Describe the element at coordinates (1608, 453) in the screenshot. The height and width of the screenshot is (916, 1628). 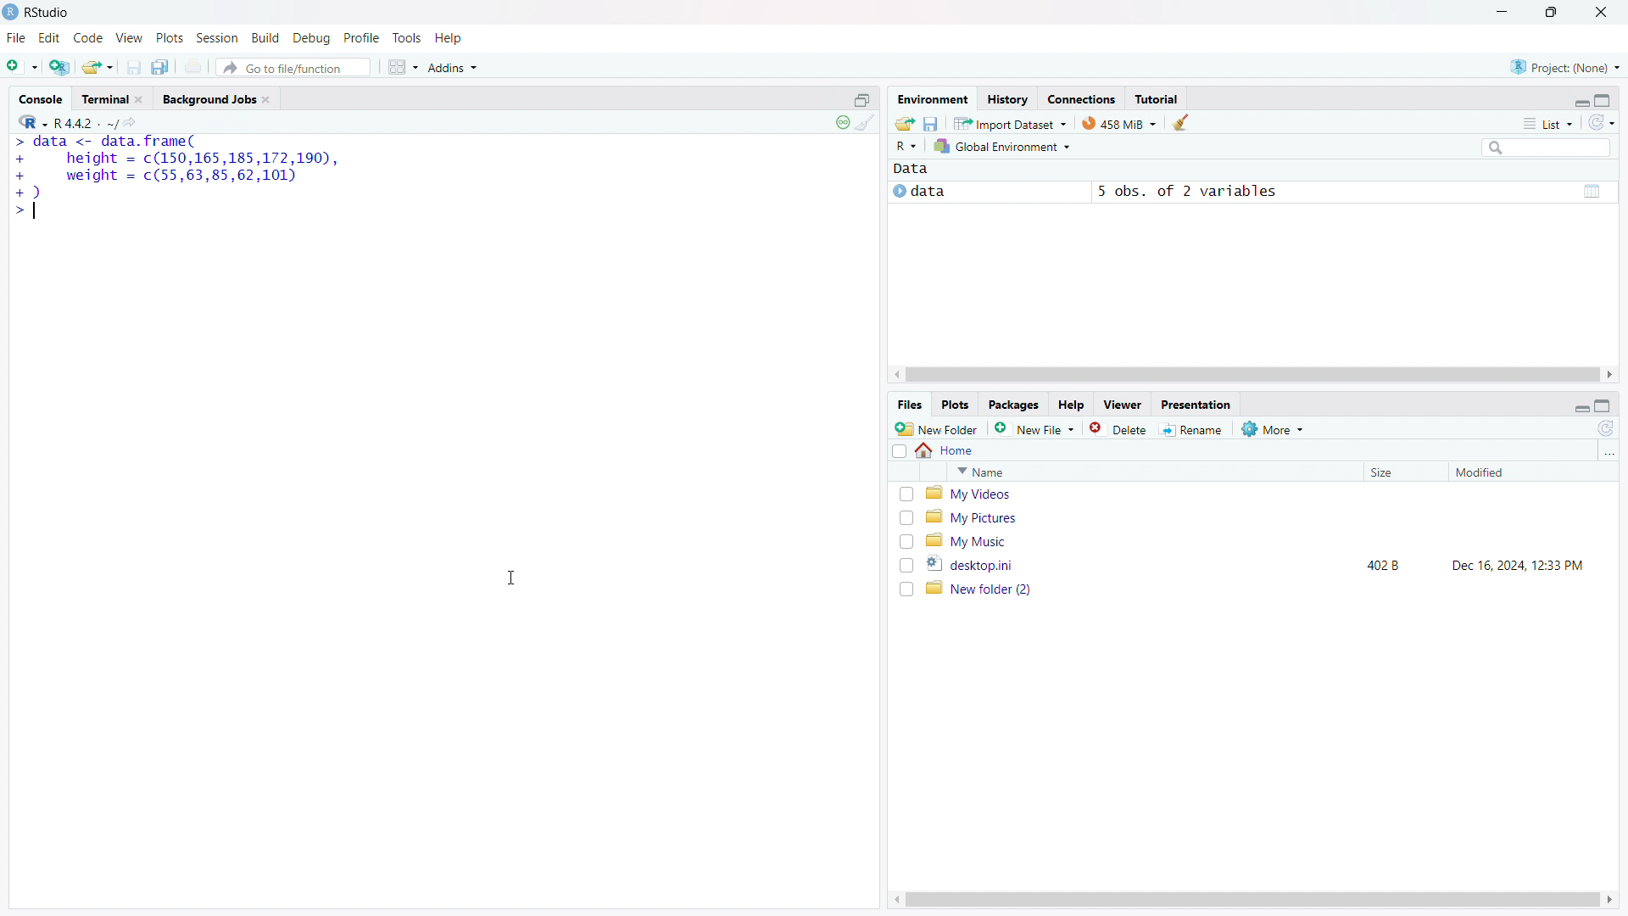
I see `go to directory` at that location.